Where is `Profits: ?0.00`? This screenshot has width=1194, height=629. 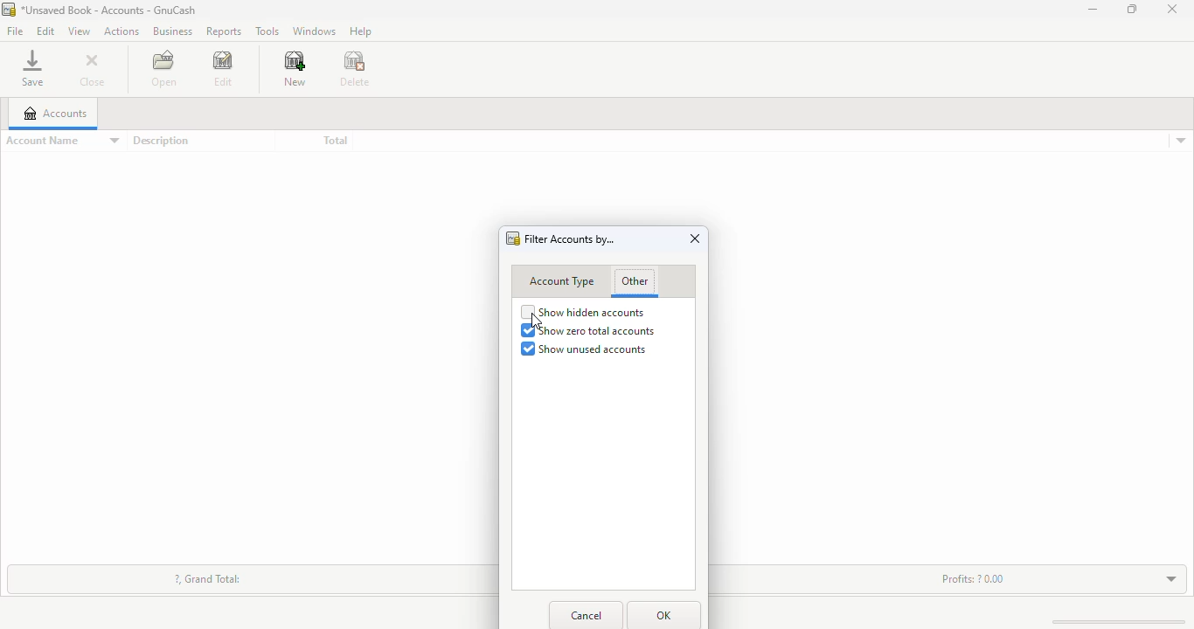
Profits: ?0.00 is located at coordinates (973, 578).